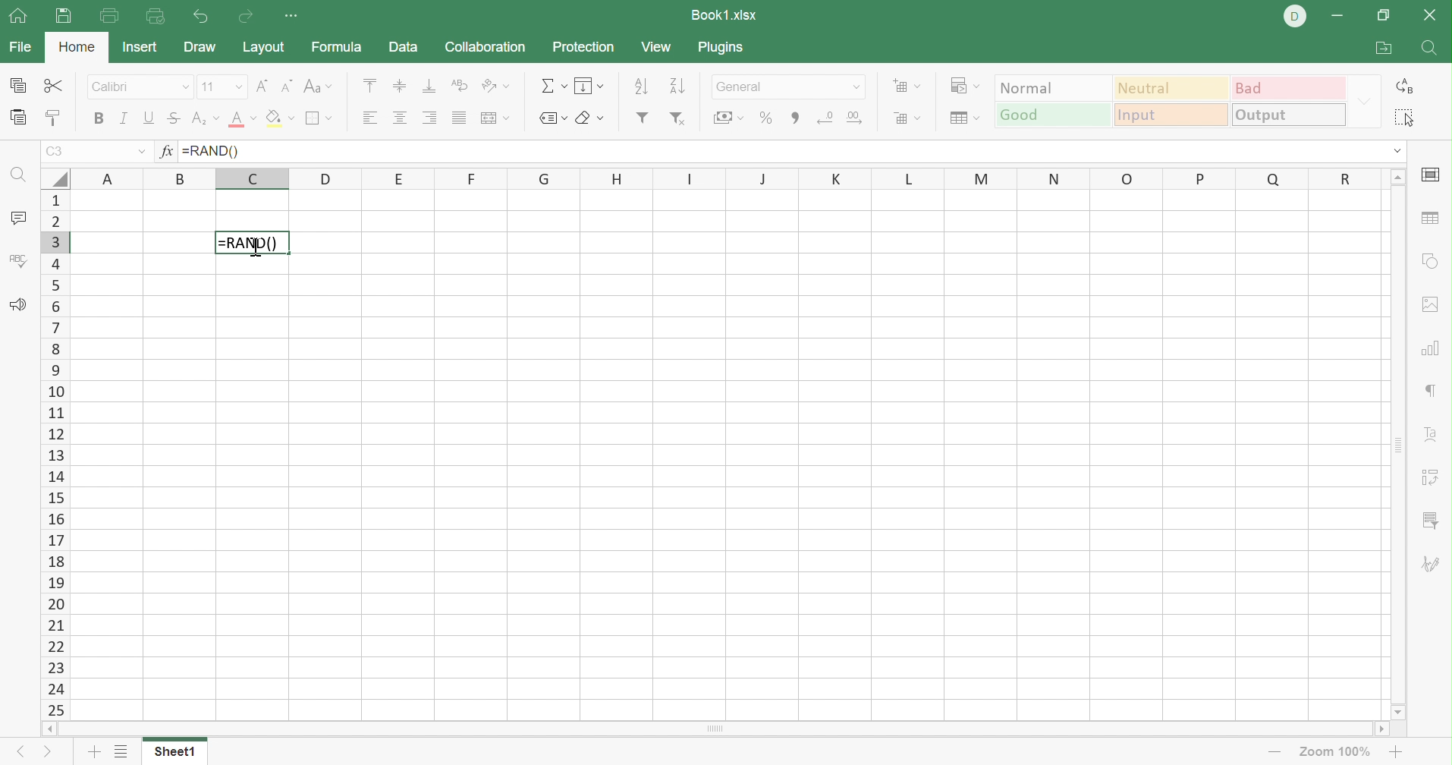 The height and width of the screenshot is (765, 1452). Describe the element at coordinates (17, 754) in the screenshot. I see `Previous` at that location.